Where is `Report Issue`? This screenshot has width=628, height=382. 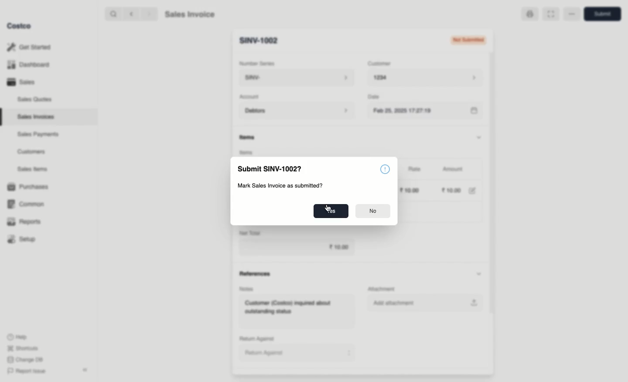
Report Issue is located at coordinates (27, 371).